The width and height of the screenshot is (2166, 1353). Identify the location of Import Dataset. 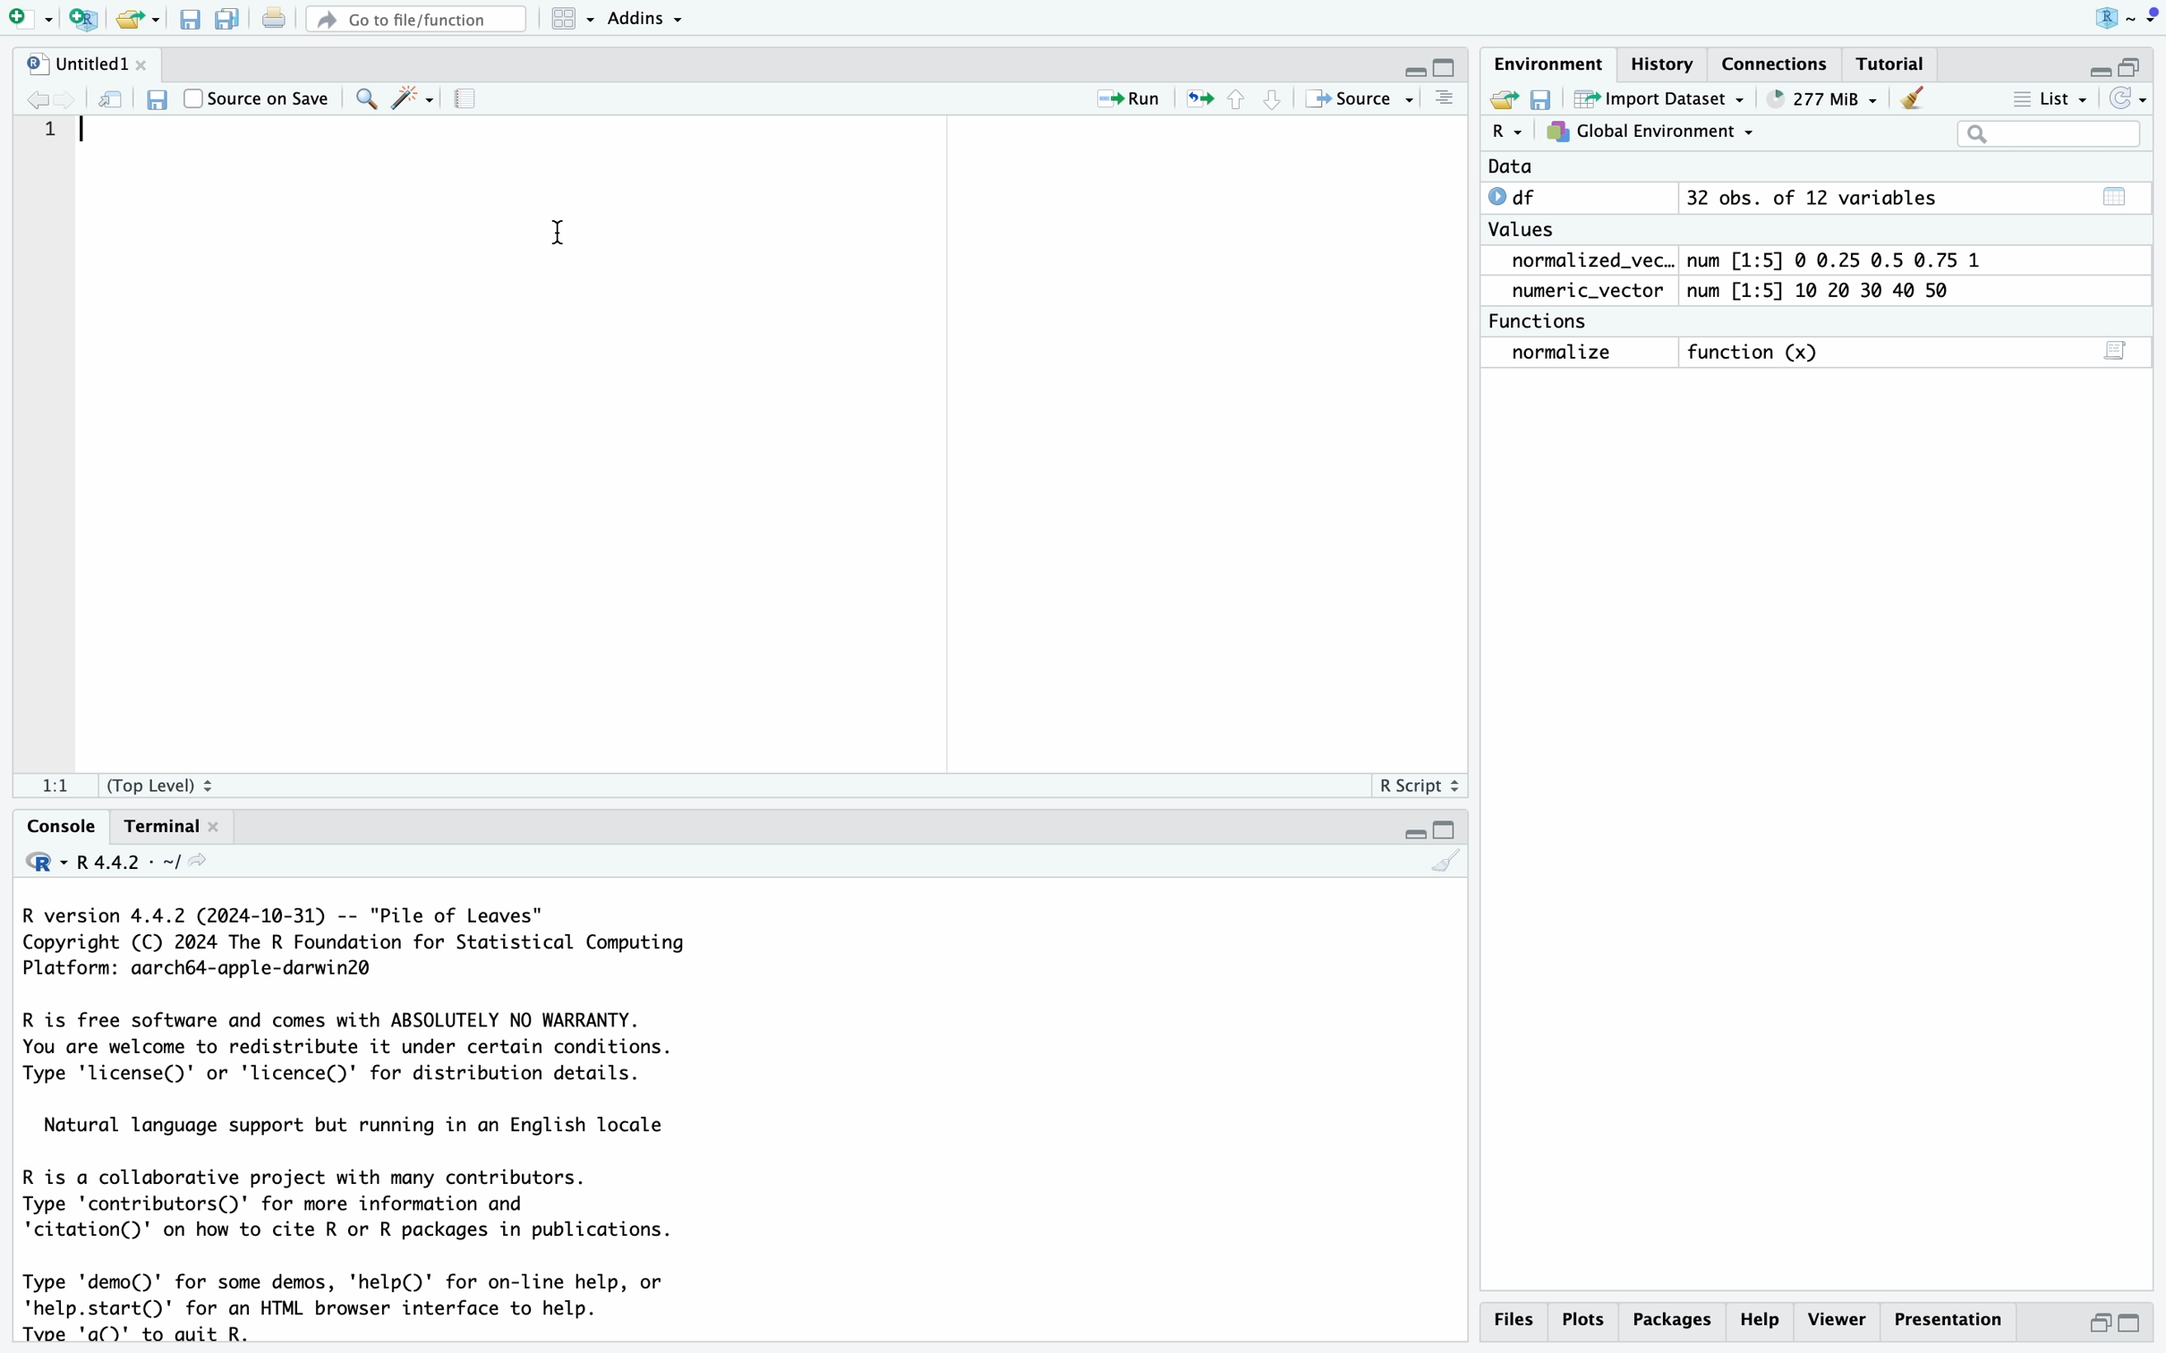
(1655, 100).